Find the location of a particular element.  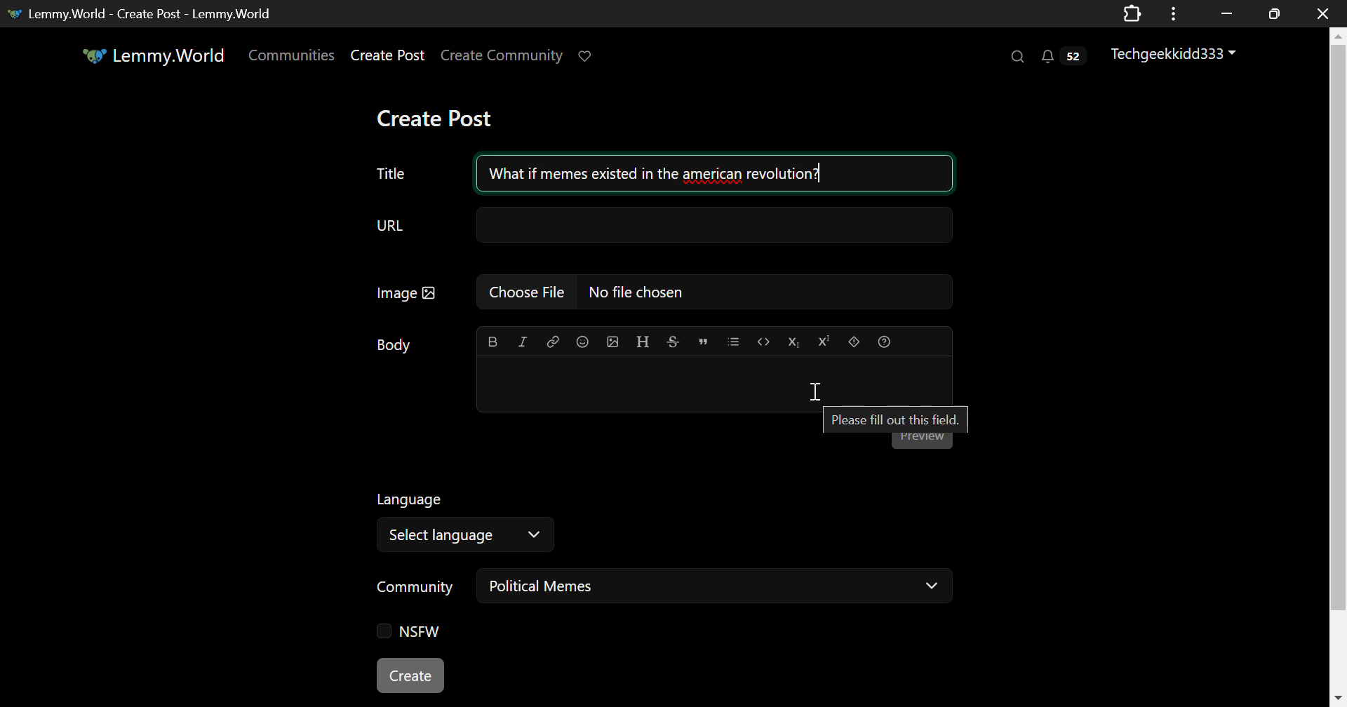

Body is located at coordinates (393, 344).